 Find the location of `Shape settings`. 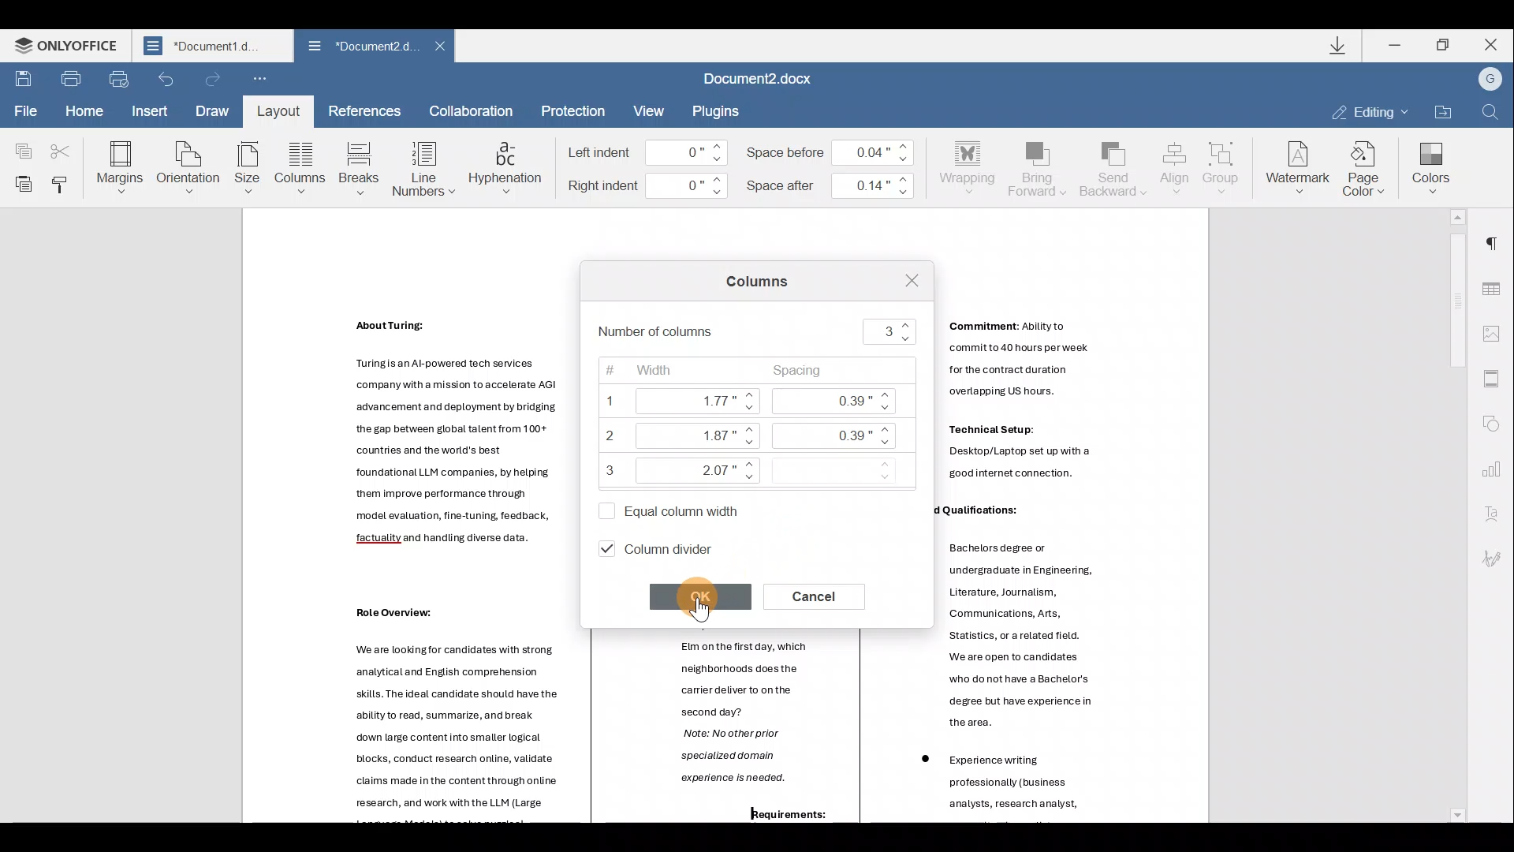

Shape settings is located at coordinates (1497, 425).